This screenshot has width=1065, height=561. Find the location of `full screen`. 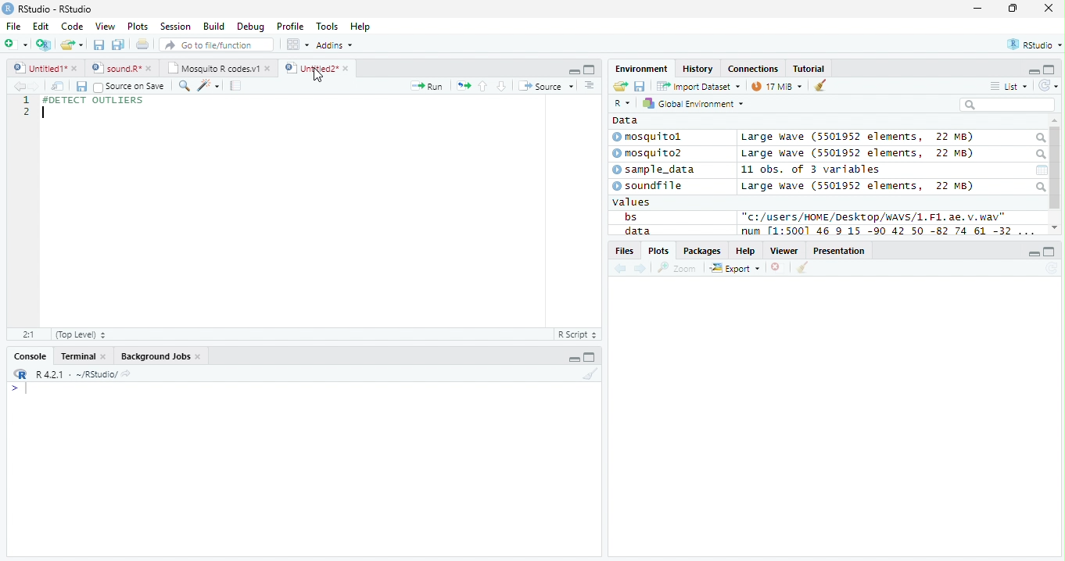

full screen is located at coordinates (1050, 252).